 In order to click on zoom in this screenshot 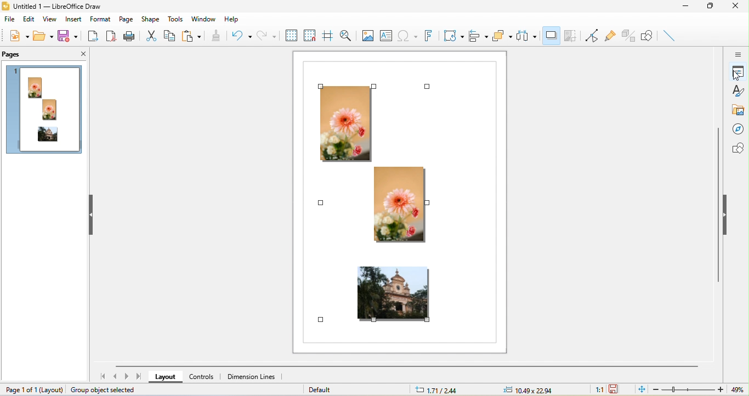, I will do `click(689, 389)`.